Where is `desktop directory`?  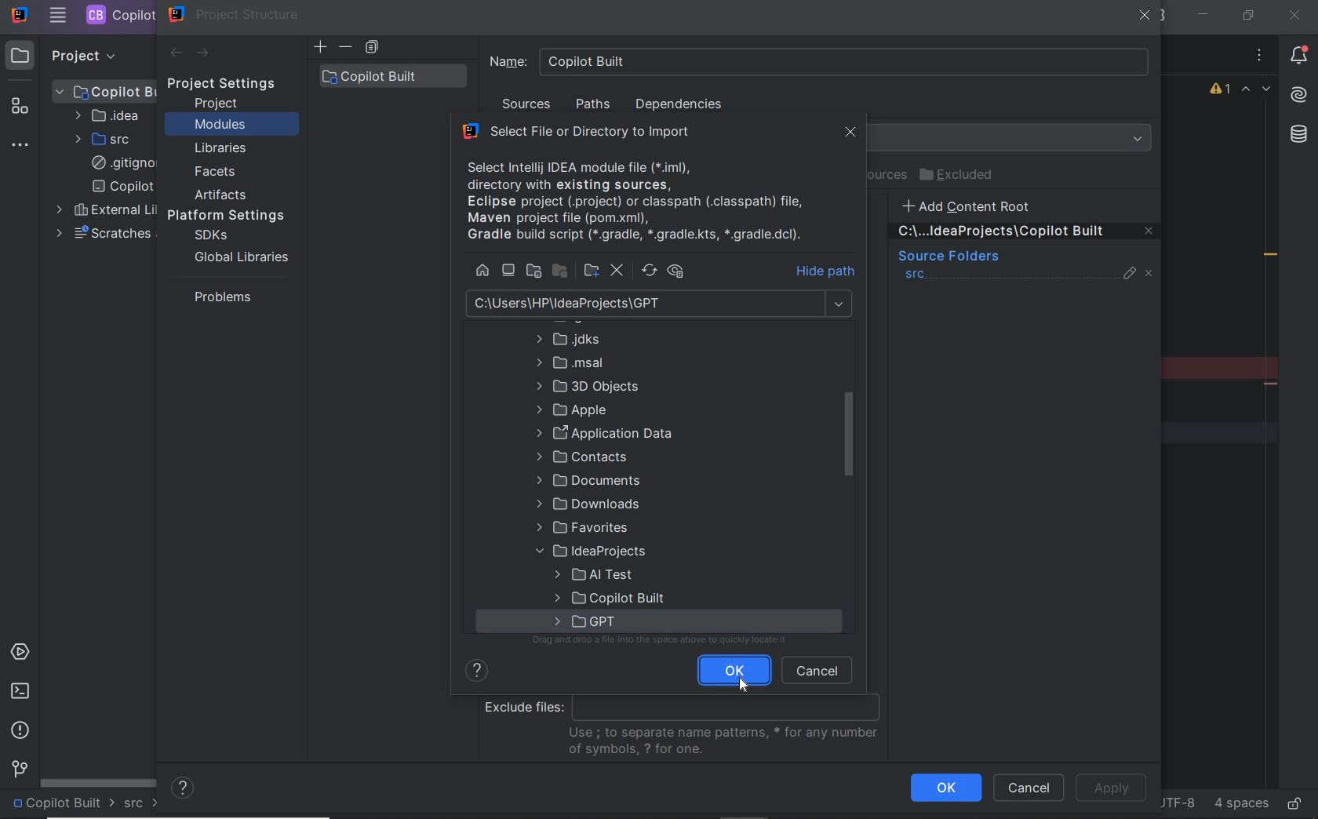
desktop directory is located at coordinates (508, 271).